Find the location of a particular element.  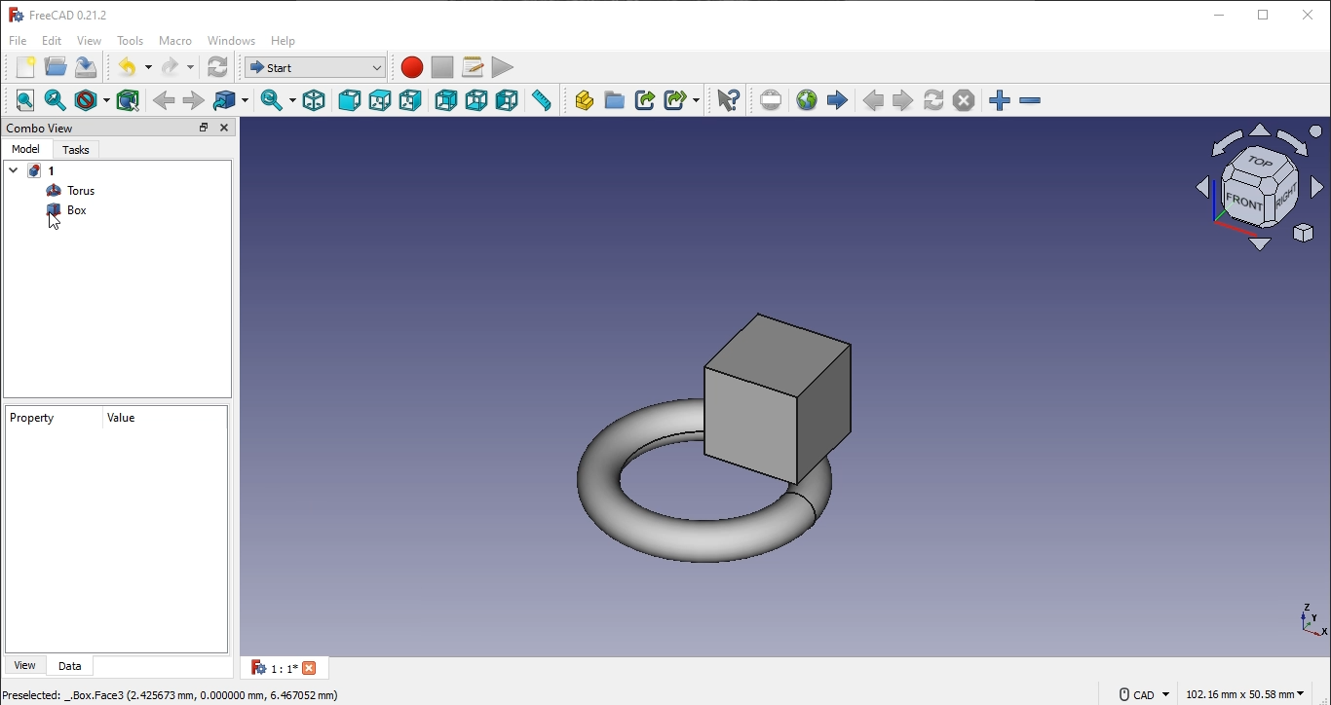

top is located at coordinates (381, 101).